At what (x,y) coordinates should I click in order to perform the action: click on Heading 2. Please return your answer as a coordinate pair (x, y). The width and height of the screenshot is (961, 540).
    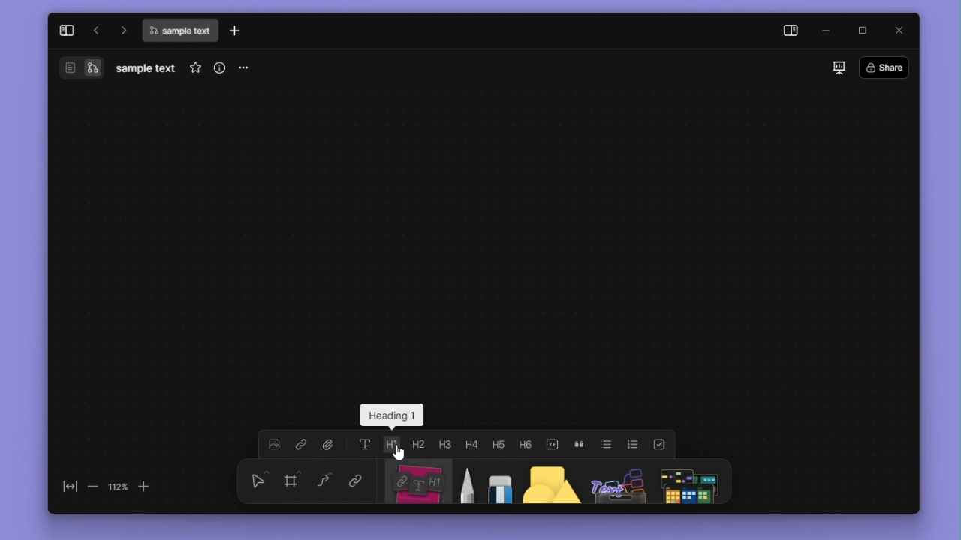
    Looking at the image, I should click on (417, 444).